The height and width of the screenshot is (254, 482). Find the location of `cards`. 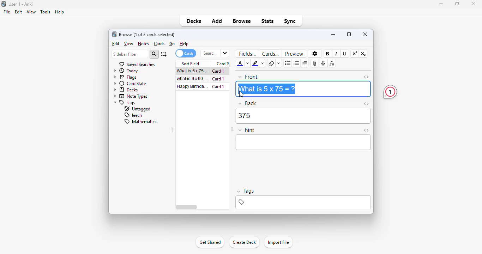

cards is located at coordinates (159, 44).